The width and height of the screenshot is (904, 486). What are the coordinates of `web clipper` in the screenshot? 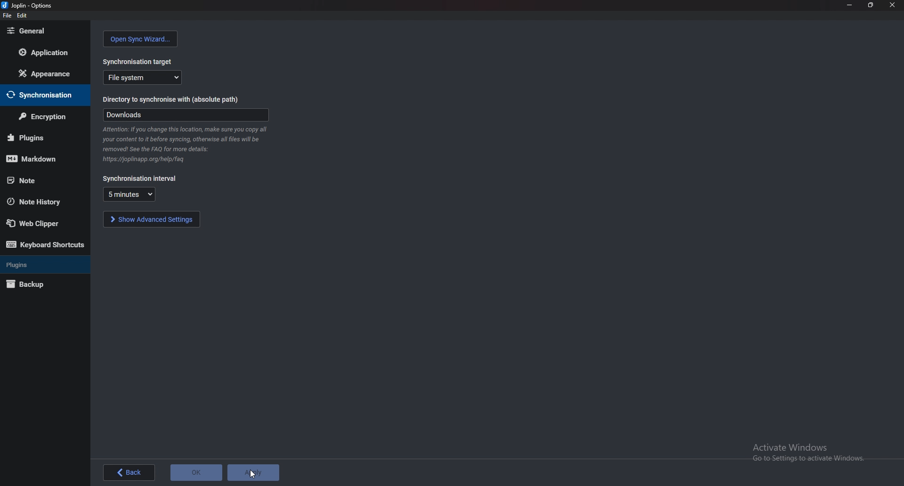 It's located at (41, 223).